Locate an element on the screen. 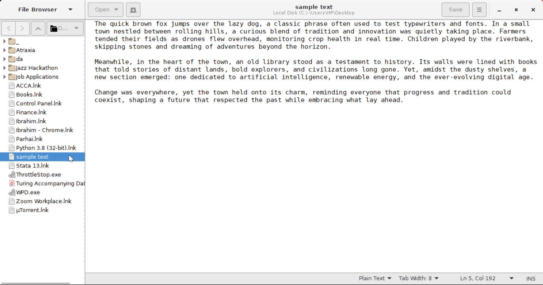  Zoom Application  is located at coordinates (41, 201).